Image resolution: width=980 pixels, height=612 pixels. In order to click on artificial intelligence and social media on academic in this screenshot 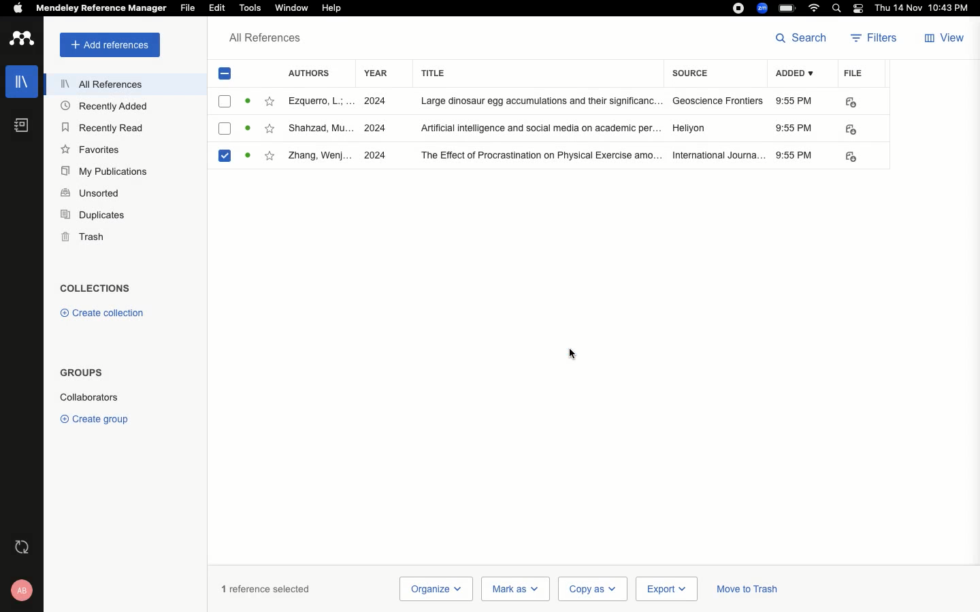, I will do `click(540, 126)`.